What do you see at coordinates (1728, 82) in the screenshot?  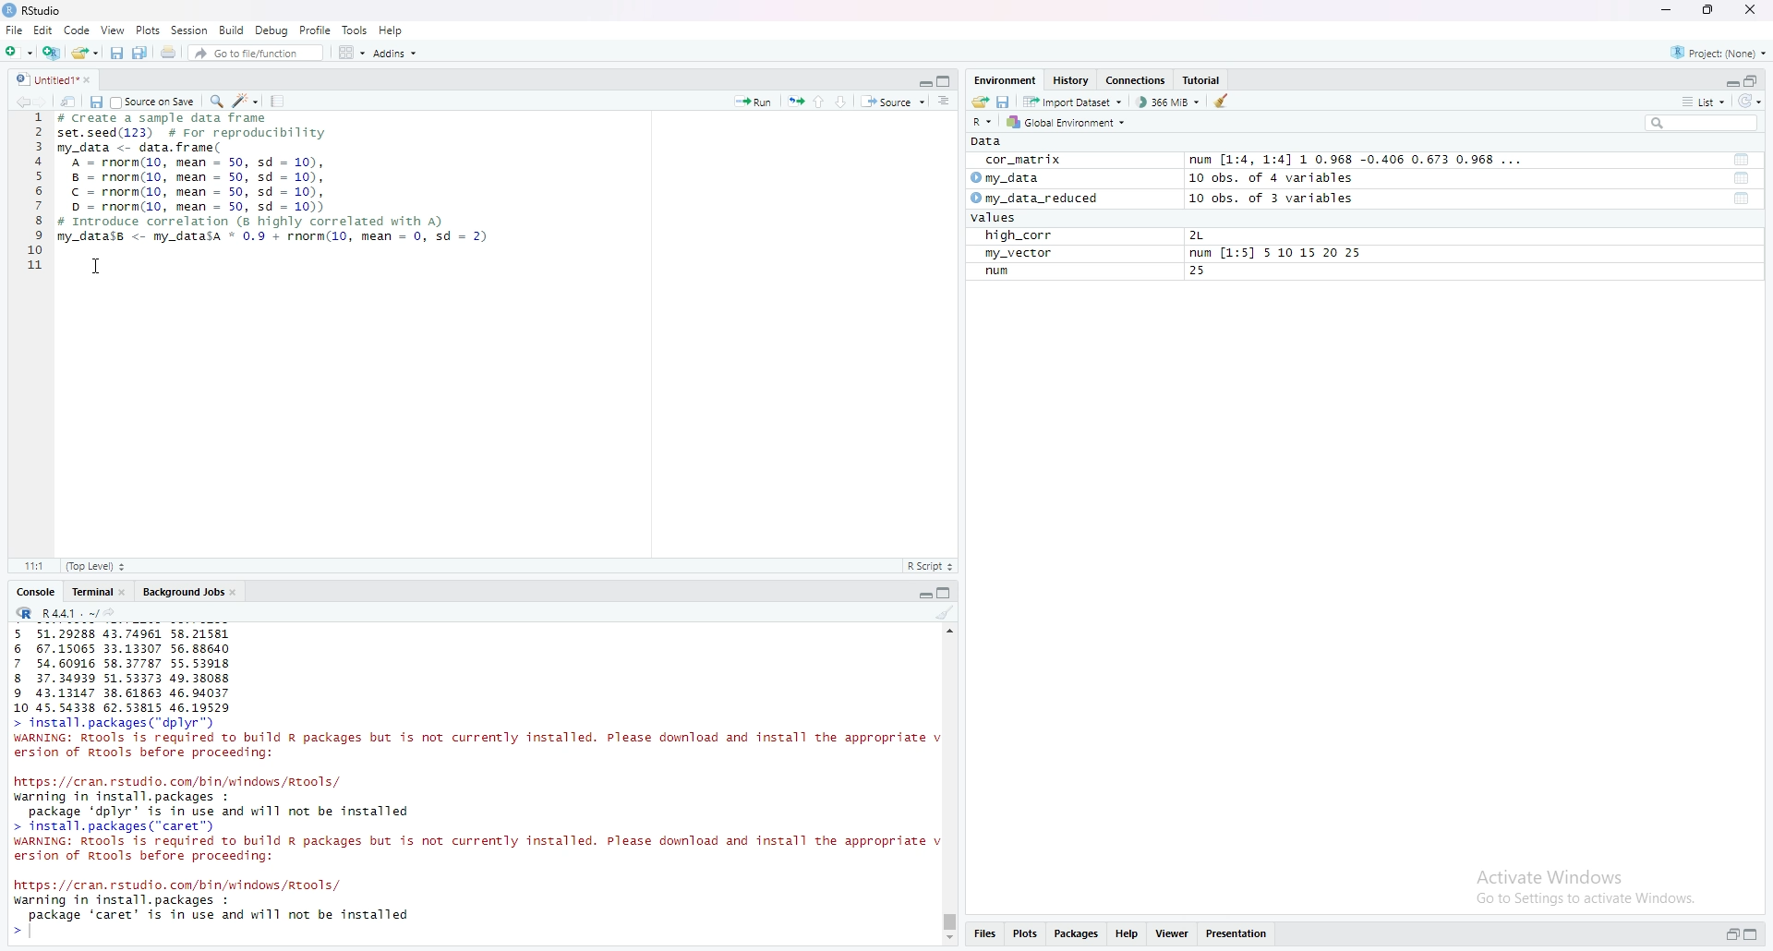 I see `Collapse` at bounding box center [1728, 82].